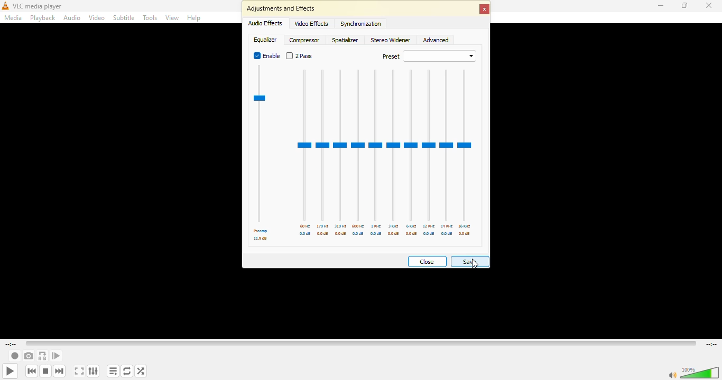  I want to click on close, so click(711, 5).